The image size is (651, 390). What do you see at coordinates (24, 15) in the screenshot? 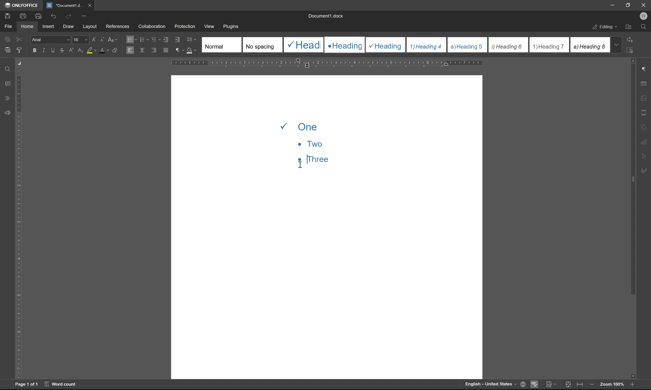
I see `print` at bounding box center [24, 15].